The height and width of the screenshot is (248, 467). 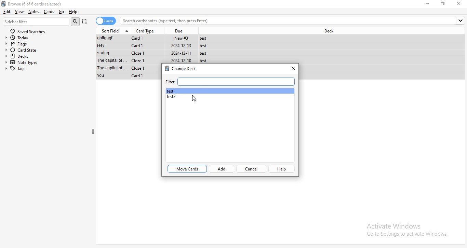 What do you see at coordinates (46, 69) in the screenshot?
I see `tags` at bounding box center [46, 69].